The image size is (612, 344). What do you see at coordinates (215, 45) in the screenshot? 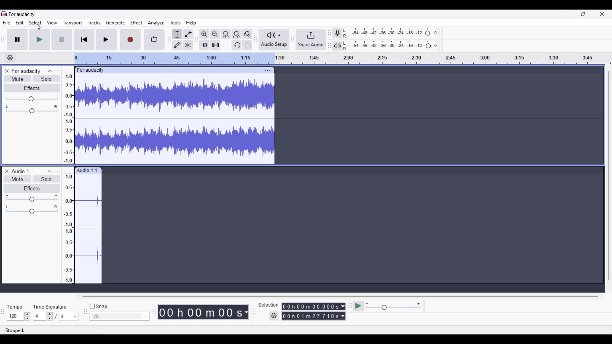
I see `Silence audio selection` at bounding box center [215, 45].